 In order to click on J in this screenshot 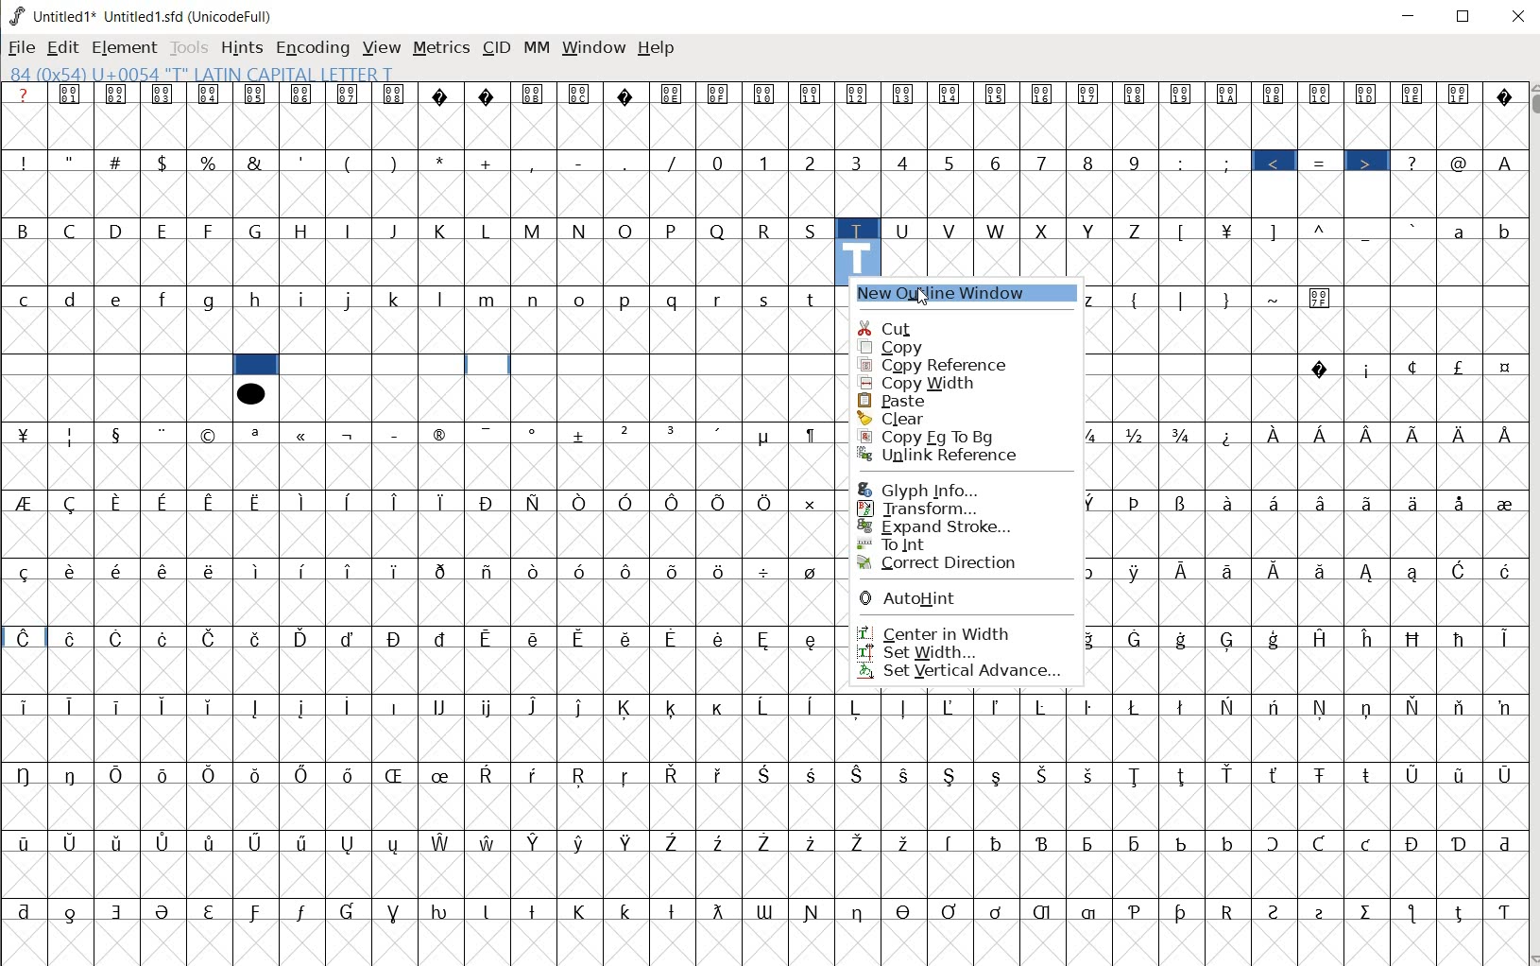, I will do `click(396, 231)`.